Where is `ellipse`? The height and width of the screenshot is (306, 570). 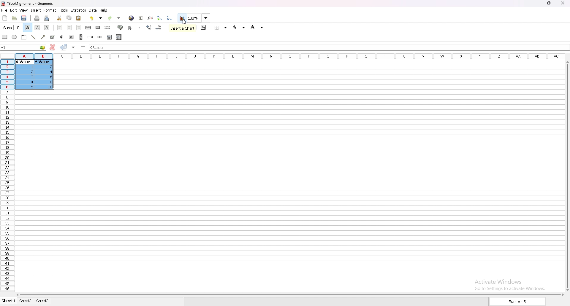
ellipse is located at coordinates (14, 37).